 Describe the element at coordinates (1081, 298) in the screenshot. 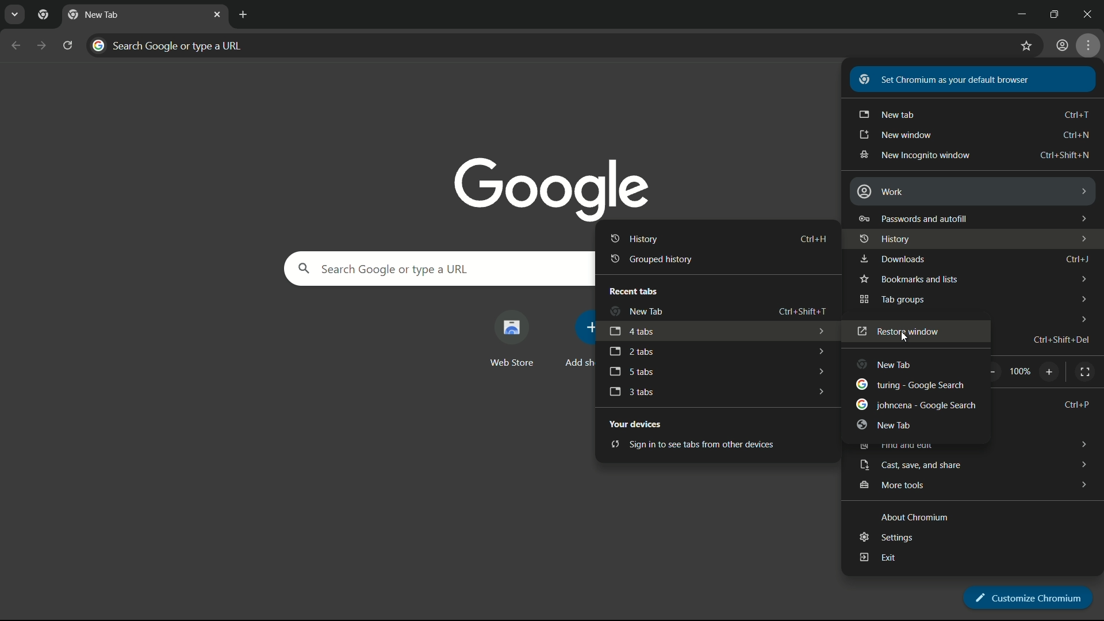

I see `dropdown arrows` at that location.